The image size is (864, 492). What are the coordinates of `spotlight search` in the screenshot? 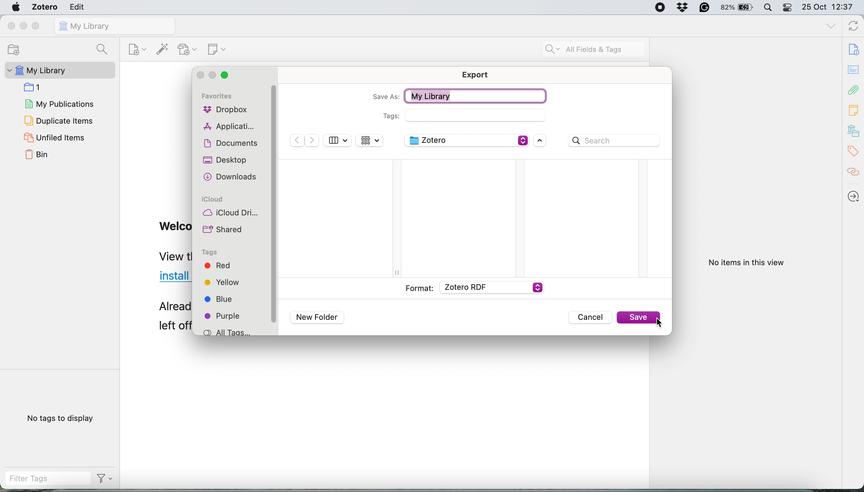 It's located at (769, 7).